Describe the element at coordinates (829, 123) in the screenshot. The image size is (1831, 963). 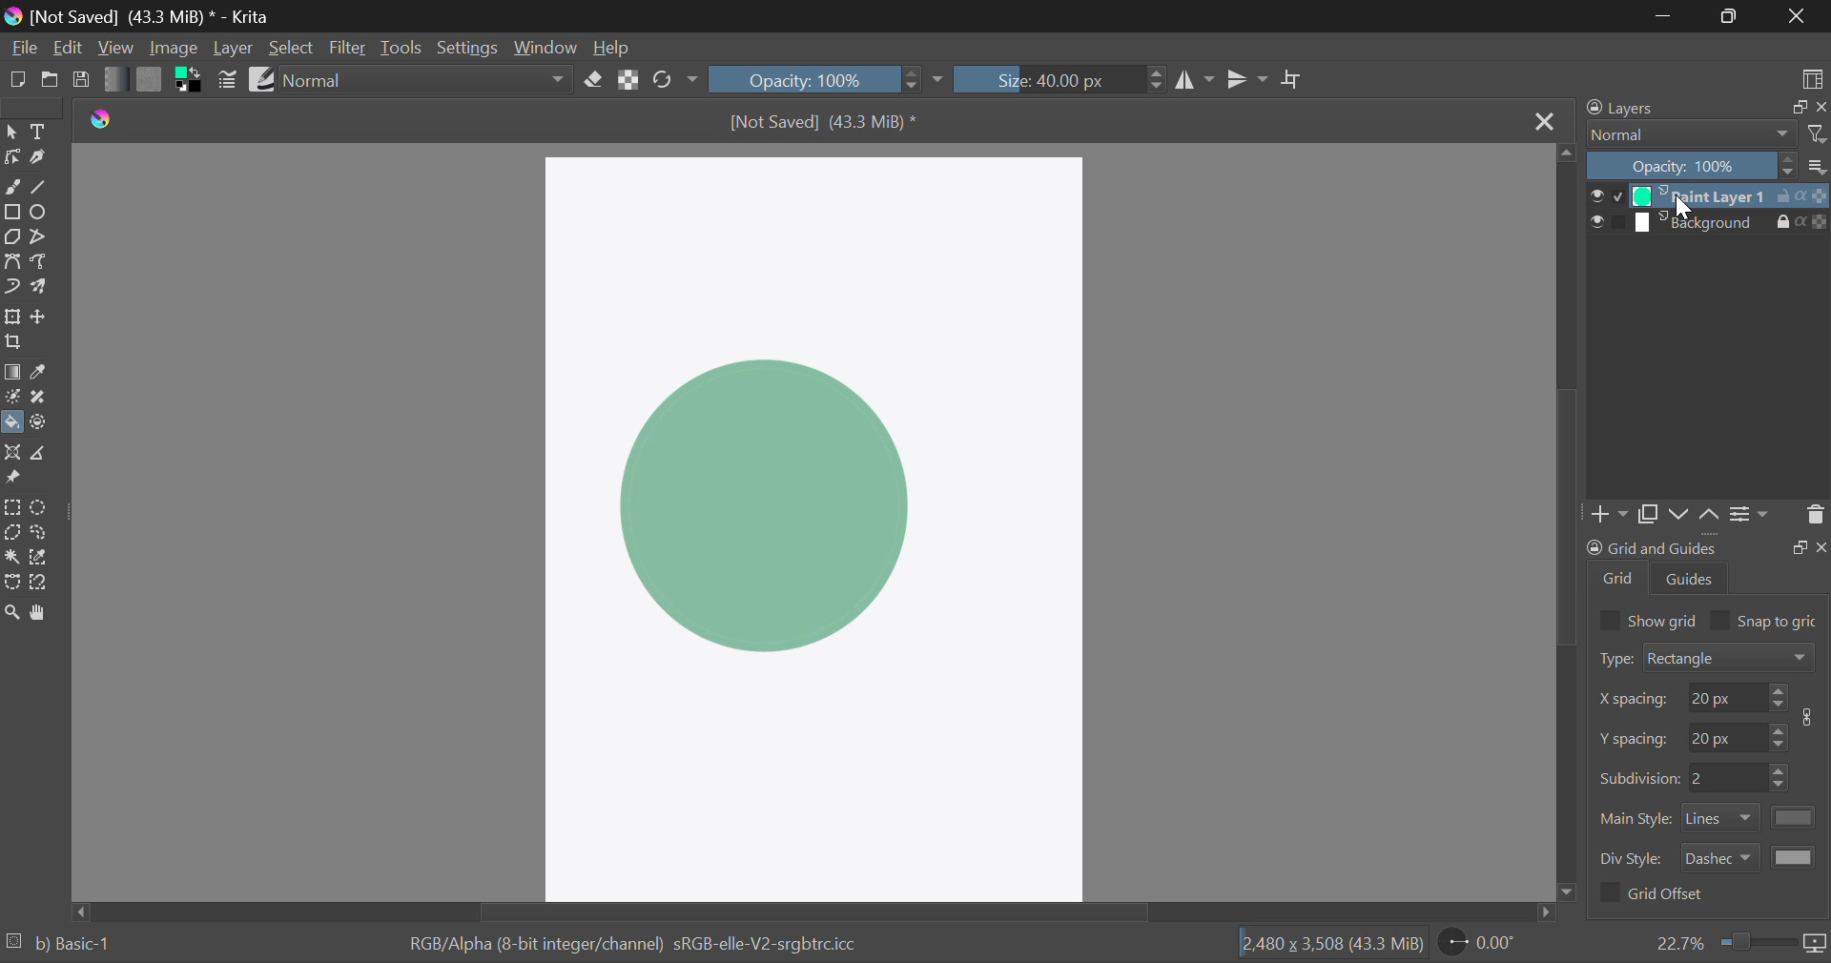
I see `File Name & Size` at that location.